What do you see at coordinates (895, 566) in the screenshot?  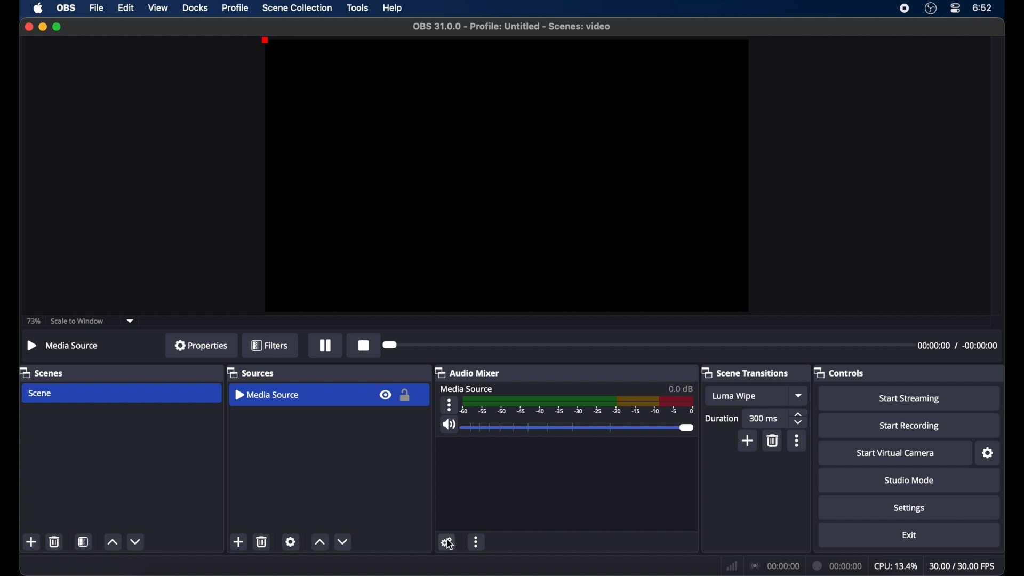 I see `cpu` at bounding box center [895, 566].